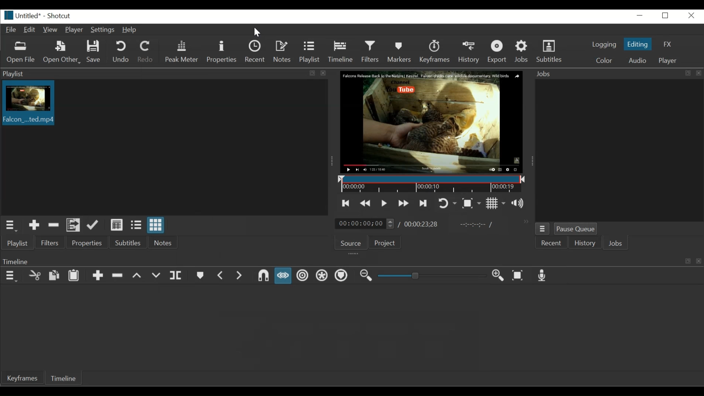 This screenshot has height=396, width=704. I want to click on Untitled* - Shortcut(File details), so click(39, 15).